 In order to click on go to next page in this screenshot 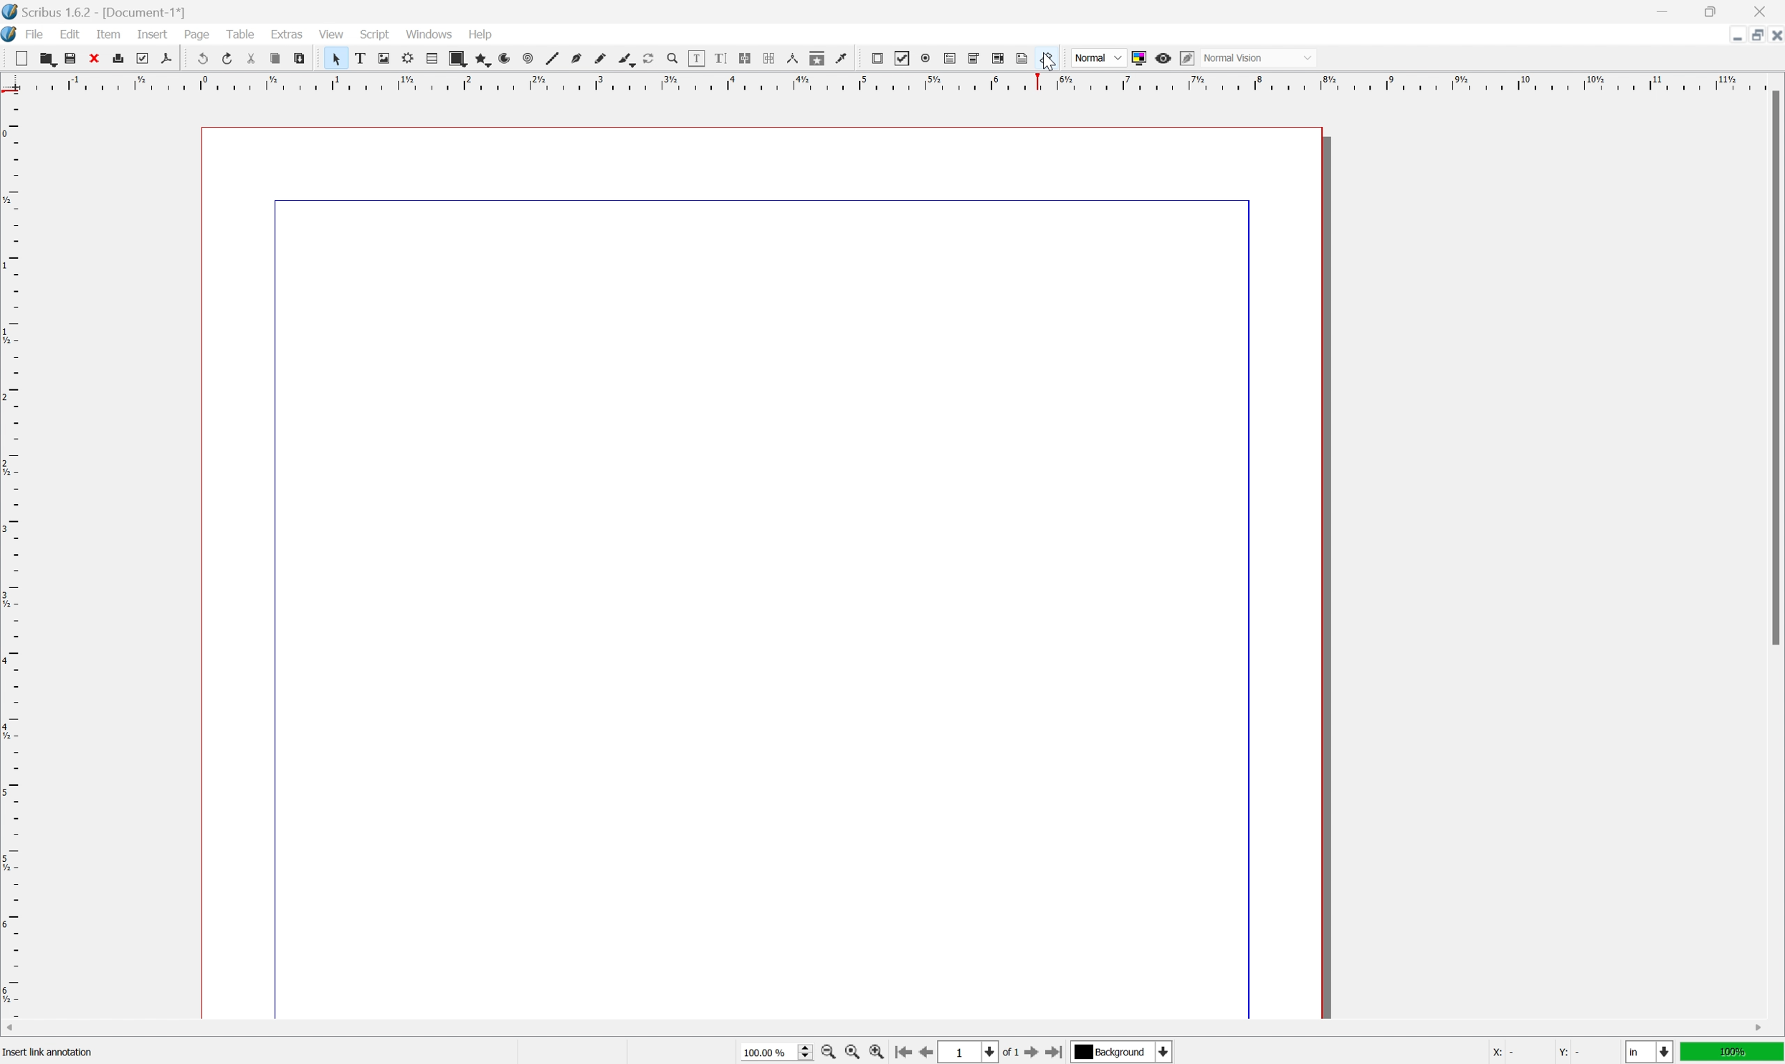, I will do `click(1034, 1054)`.